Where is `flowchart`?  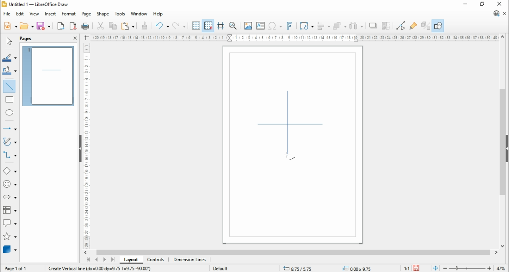 flowchart is located at coordinates (10, 210).